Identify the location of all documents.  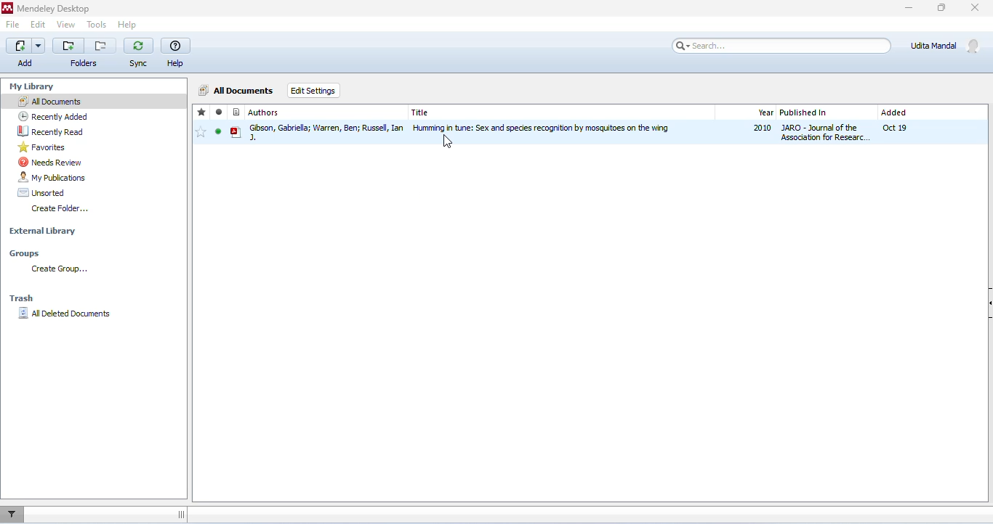
(50, 102).